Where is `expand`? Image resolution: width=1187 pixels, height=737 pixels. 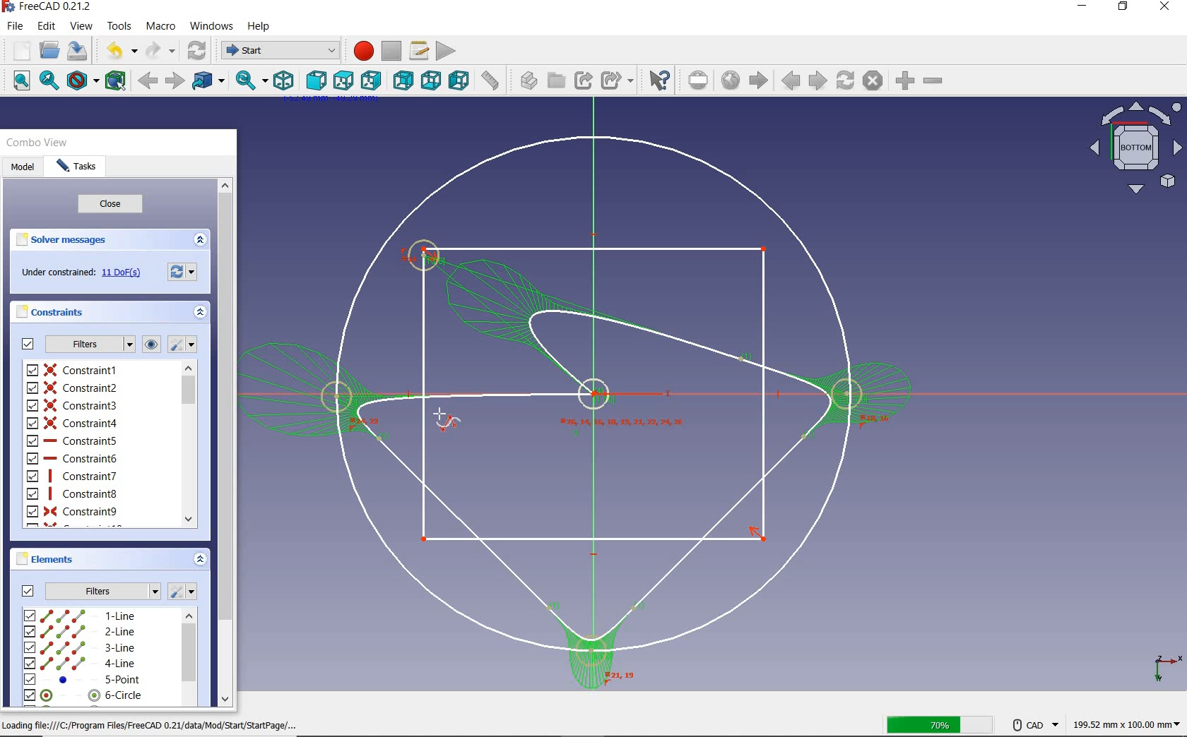
expand is located at coordinates (201, 239).